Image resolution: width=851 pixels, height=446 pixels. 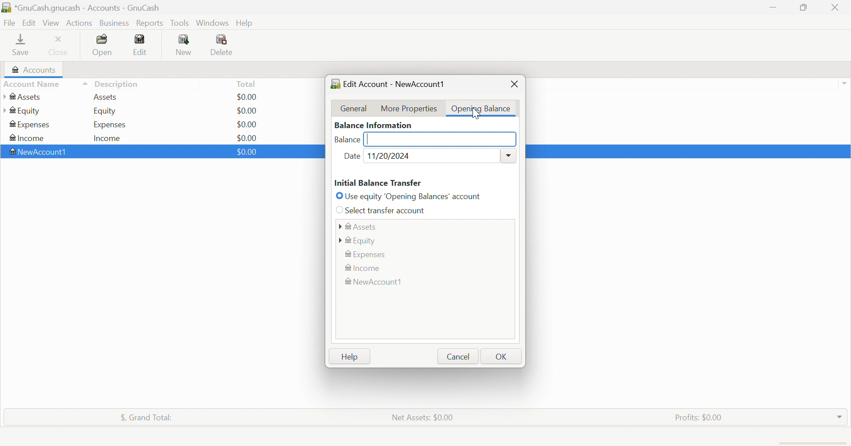 What do you see at coordinates (409, 108) in the screenshot?
I see `More Properties` at bounding box center [409, 108].